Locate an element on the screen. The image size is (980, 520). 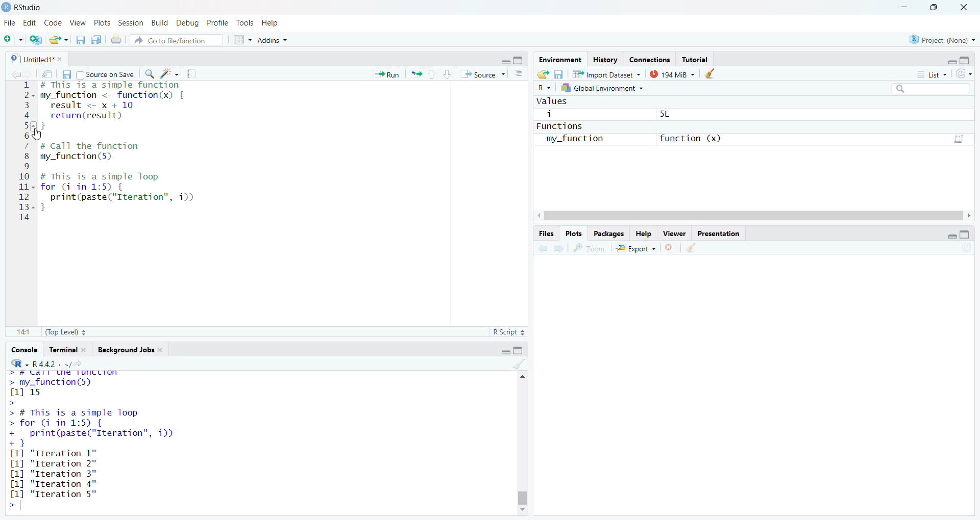
move down is located at coordinates (522, 511).